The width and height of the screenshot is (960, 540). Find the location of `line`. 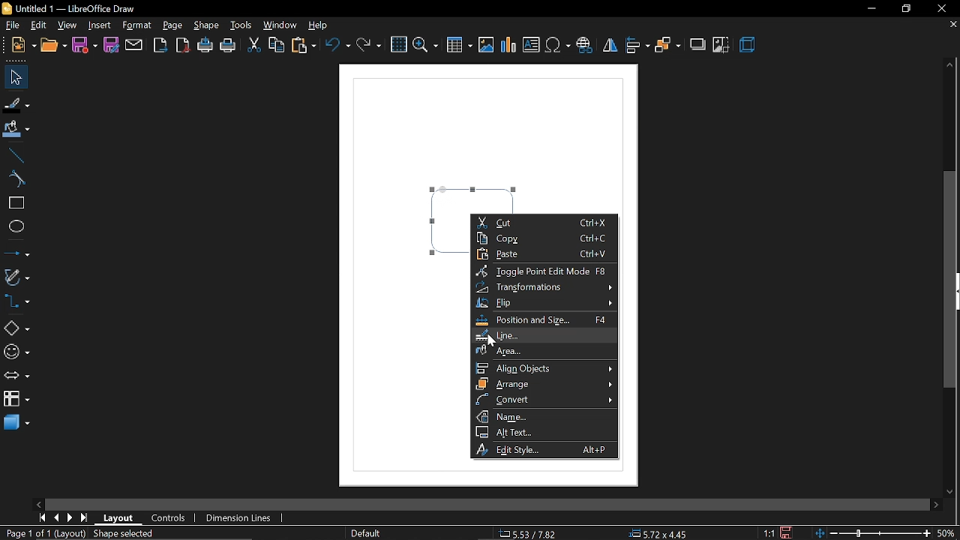

line is located at coordinates (541, 335).